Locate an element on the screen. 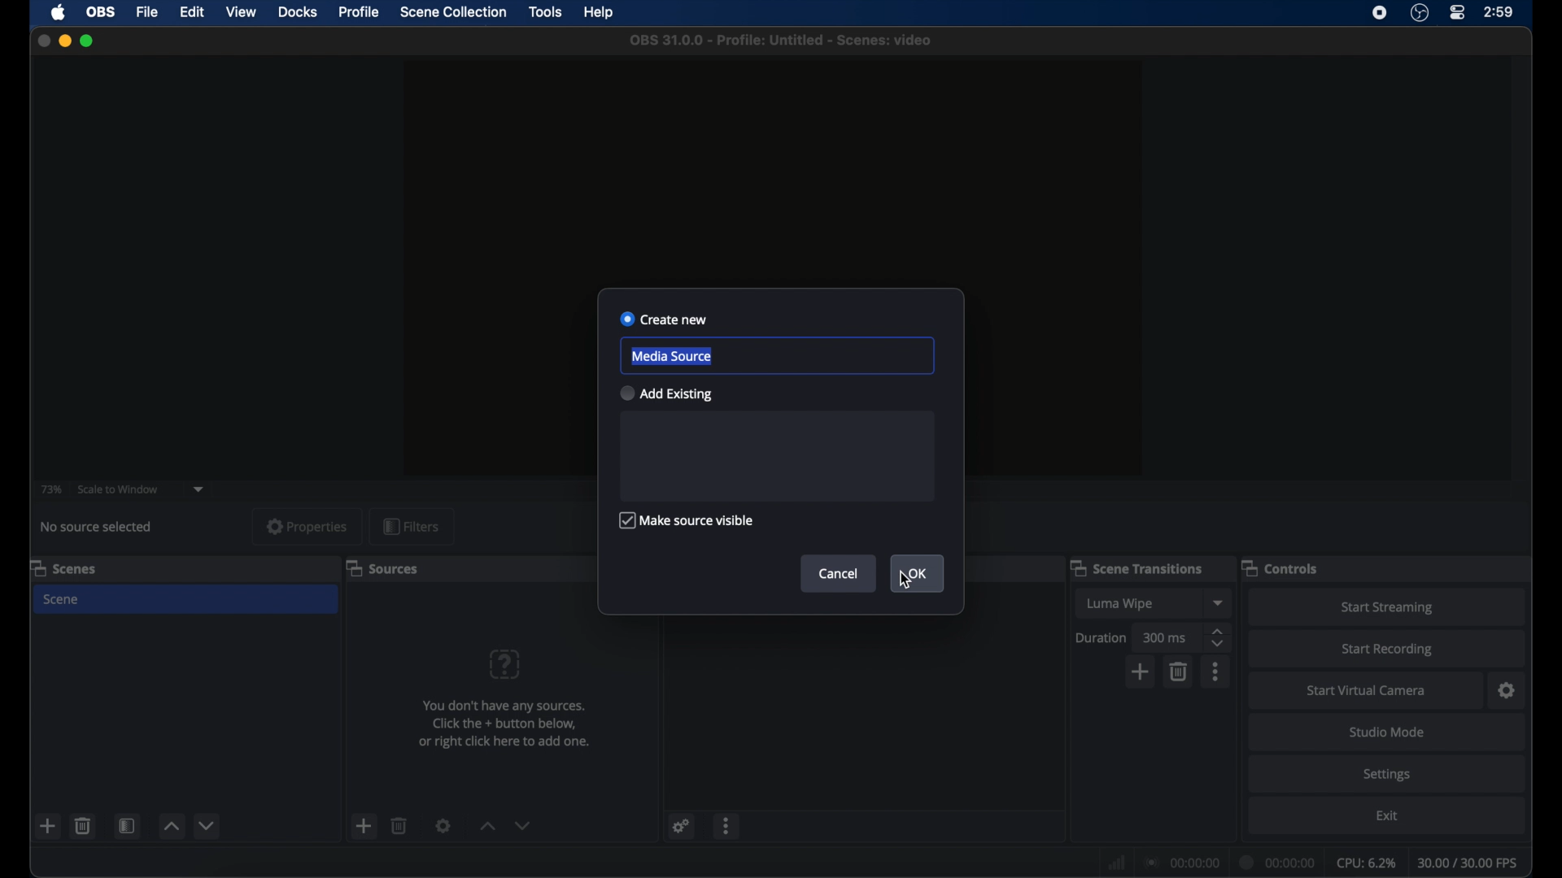 The width and height of the screenshot is (1562, 878). create new is located at coordinates (663, 319).